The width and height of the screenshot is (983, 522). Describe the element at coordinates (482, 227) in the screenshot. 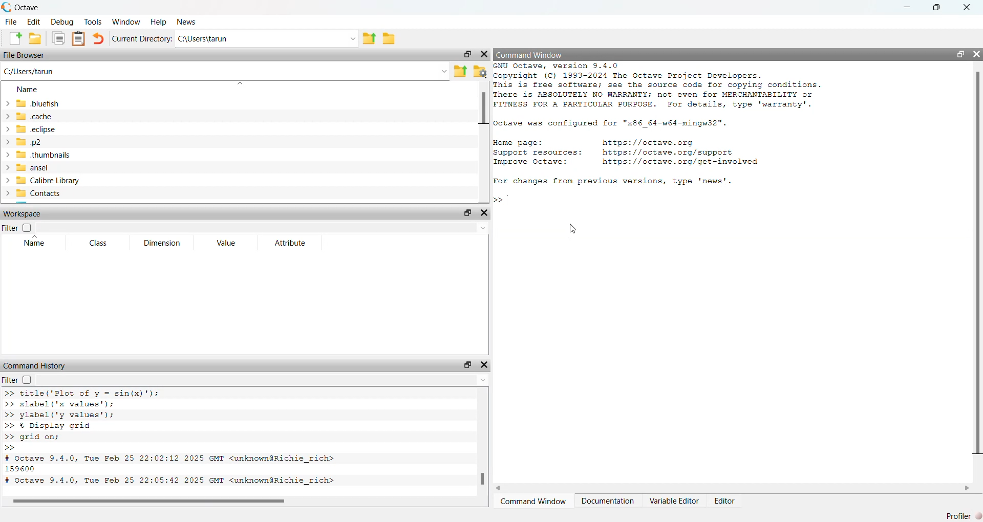

I see `down` at that location.